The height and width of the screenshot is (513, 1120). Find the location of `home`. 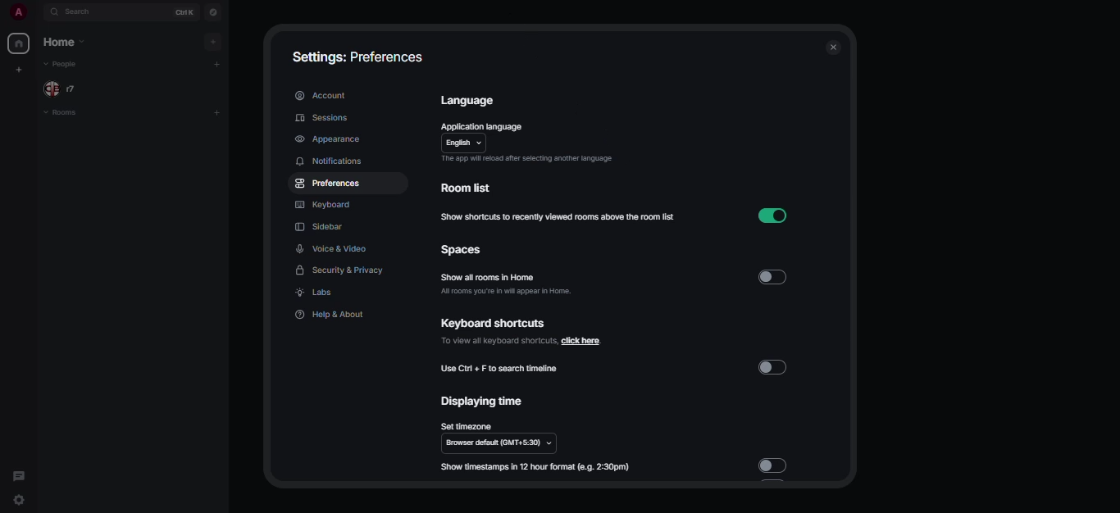

home is located at coordinates (69, 42).